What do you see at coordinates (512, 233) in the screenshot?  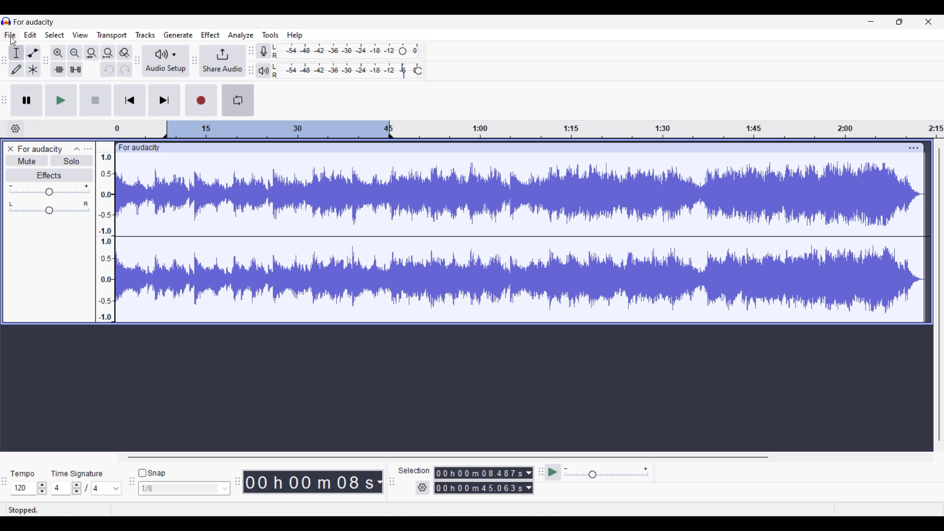 I see `Current track` at bounding box center [512, 233].